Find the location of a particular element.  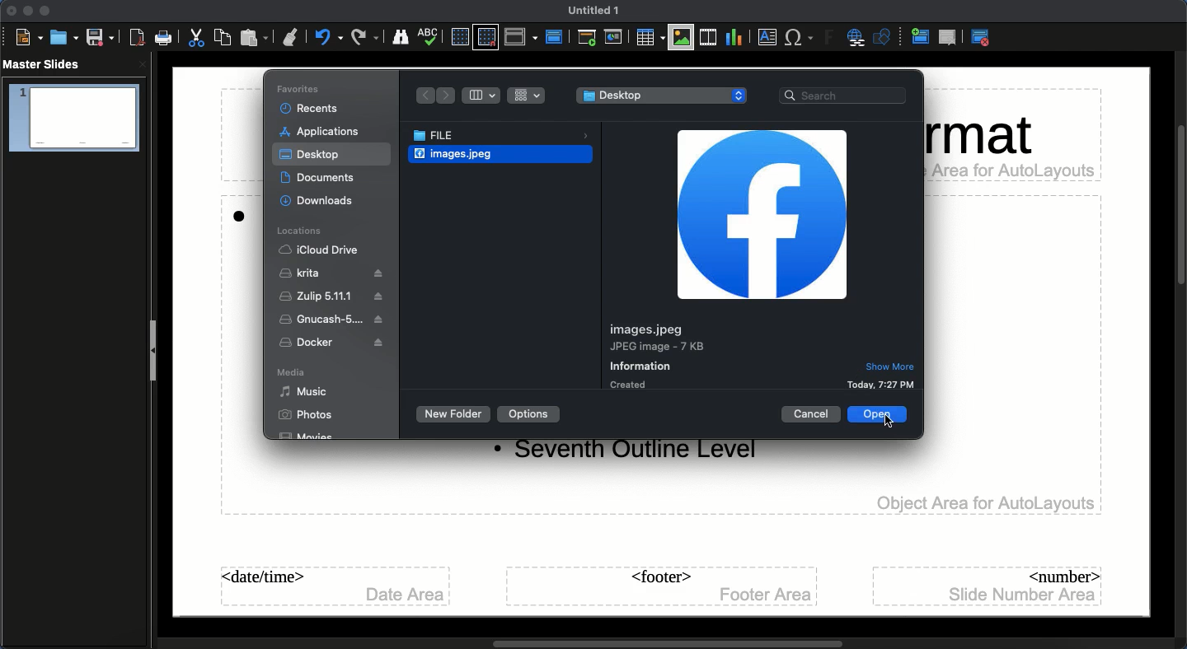

Zulip is located at coordinates (335, 298).